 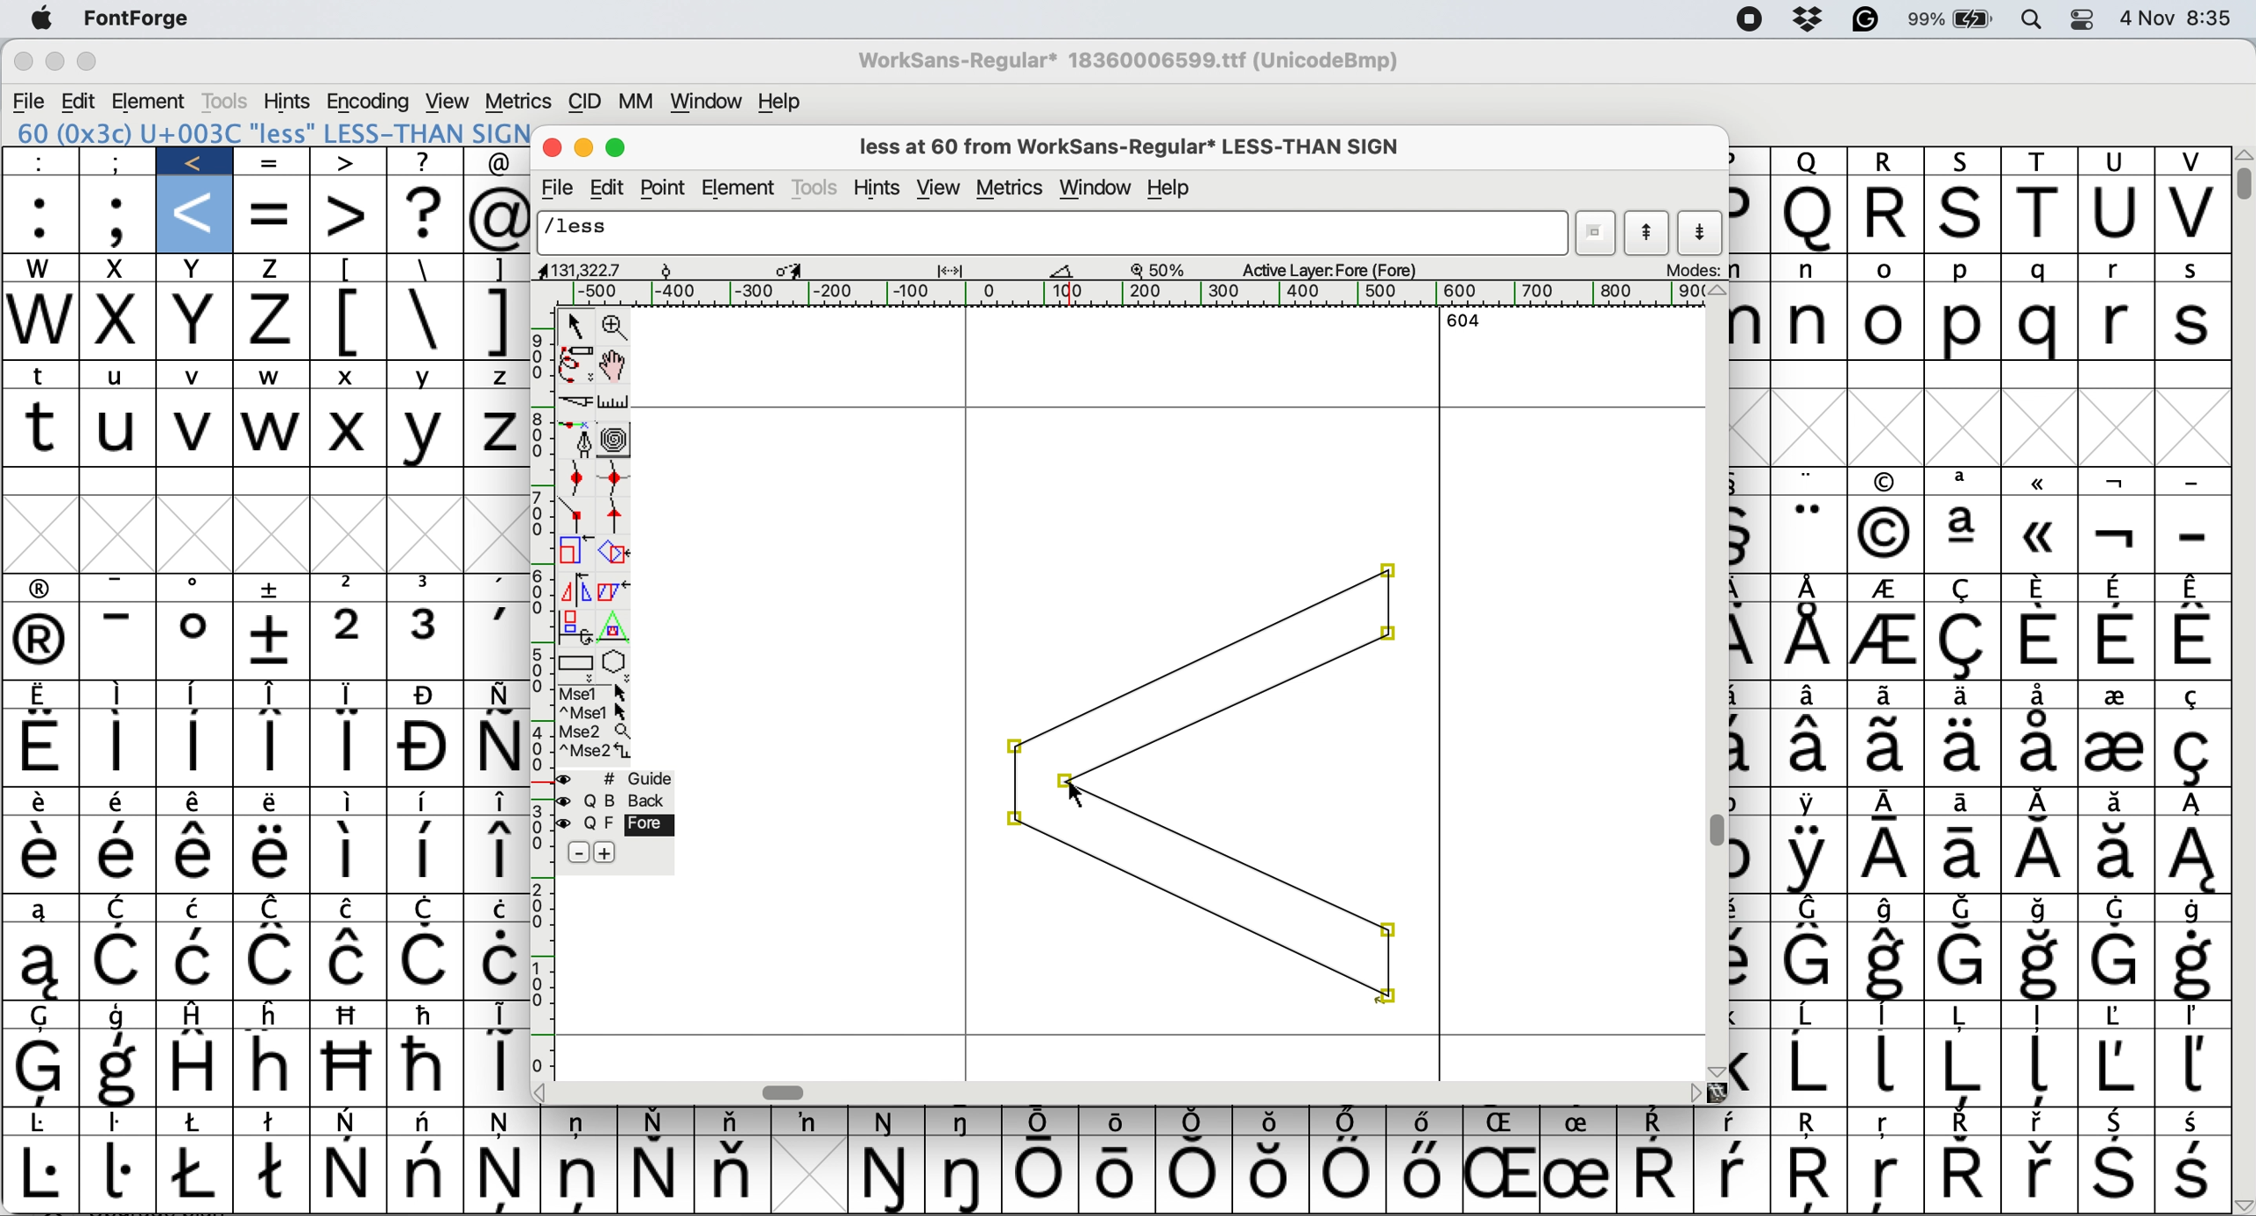 I want to click on perform a perspective tranformation on selection, so click(x=619, y=625).